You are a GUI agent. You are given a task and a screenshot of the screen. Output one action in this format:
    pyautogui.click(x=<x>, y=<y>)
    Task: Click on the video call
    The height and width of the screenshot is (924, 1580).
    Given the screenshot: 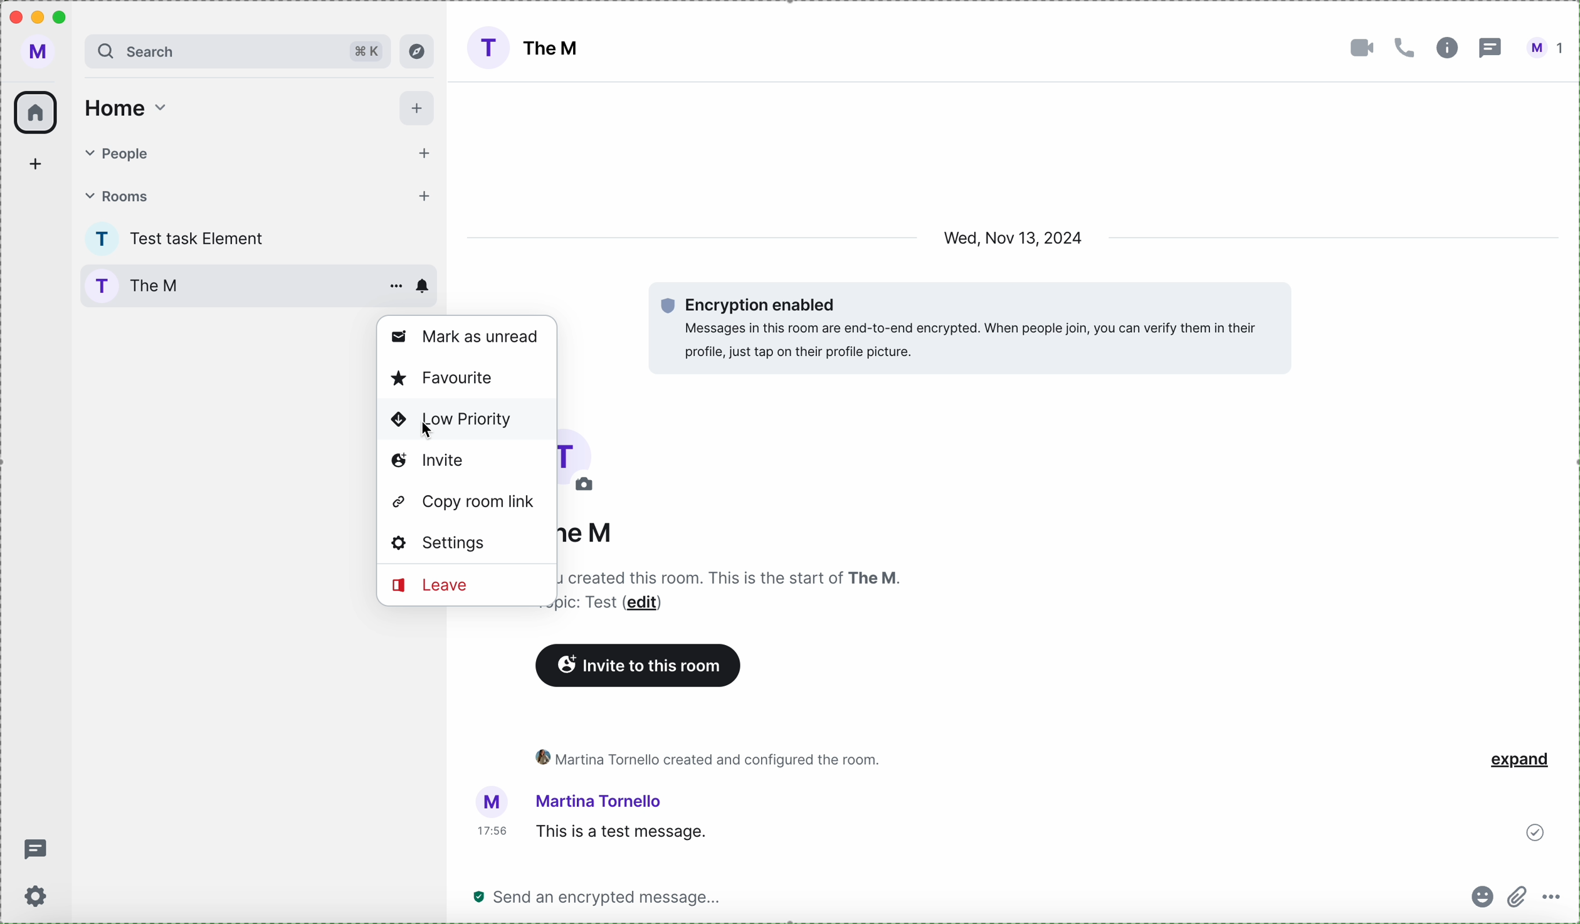 What is the action you would take?
    pyautogui.click(x=1361, y=48)
    